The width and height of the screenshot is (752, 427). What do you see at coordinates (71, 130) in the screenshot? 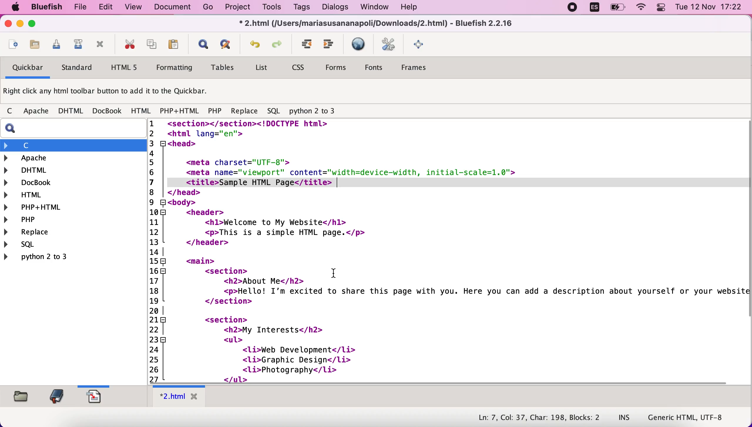
I see `search bar` at bounding box center [71, 130].